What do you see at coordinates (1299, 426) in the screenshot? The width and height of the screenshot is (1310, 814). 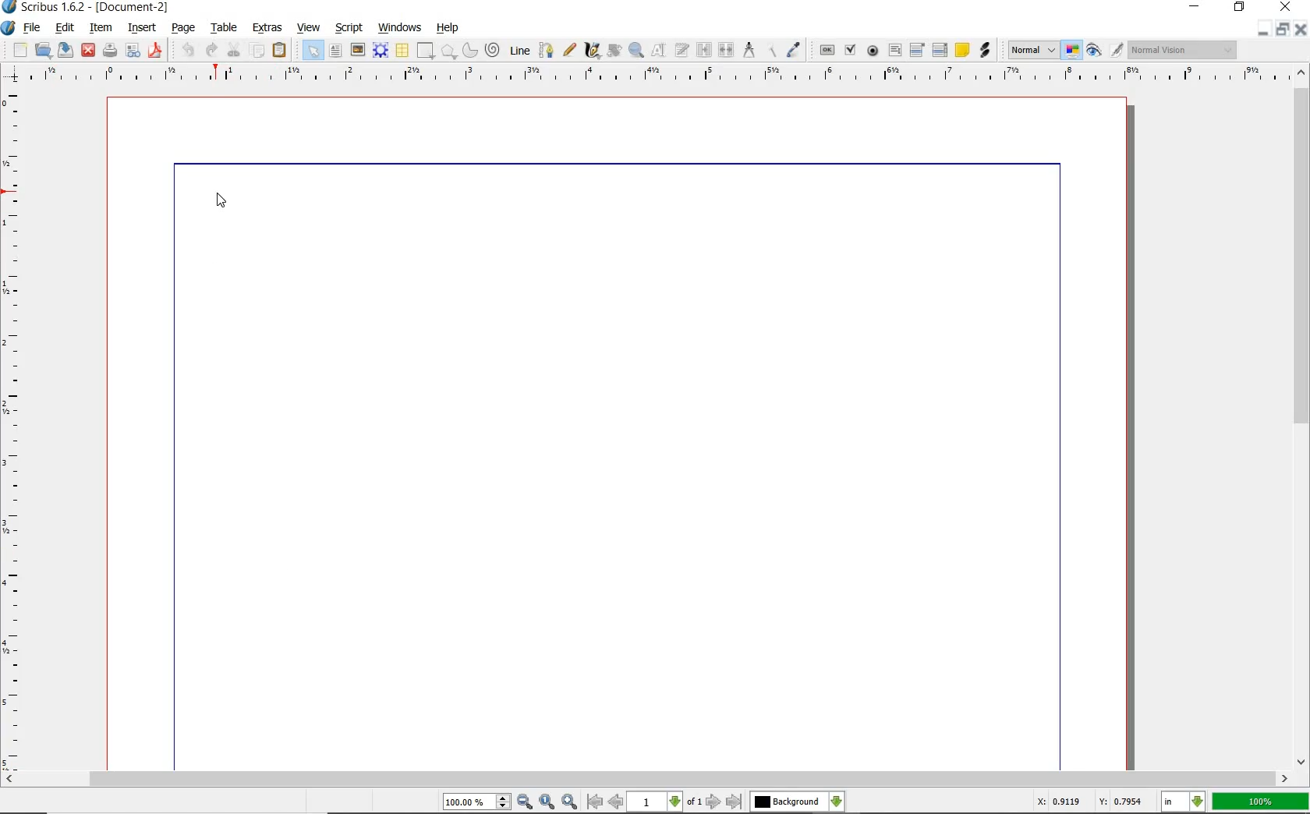 I see `scrollbar` at bounding box center [1299, 426].